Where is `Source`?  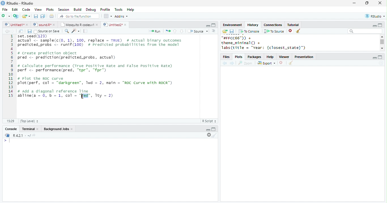 Source is located at coordinates (198, 31).